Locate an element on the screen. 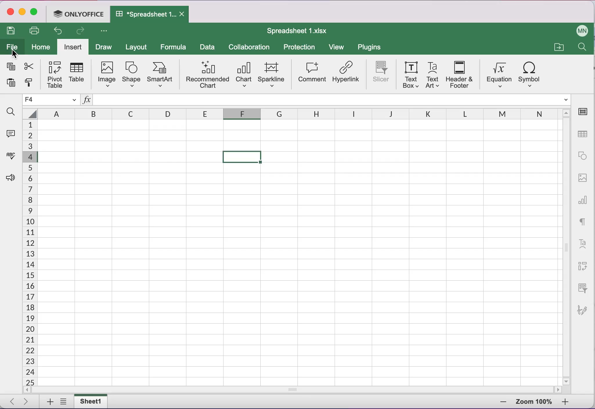 The width and height of the screenshot is (595, 409). formula bar is located at coordinates (332, 99).